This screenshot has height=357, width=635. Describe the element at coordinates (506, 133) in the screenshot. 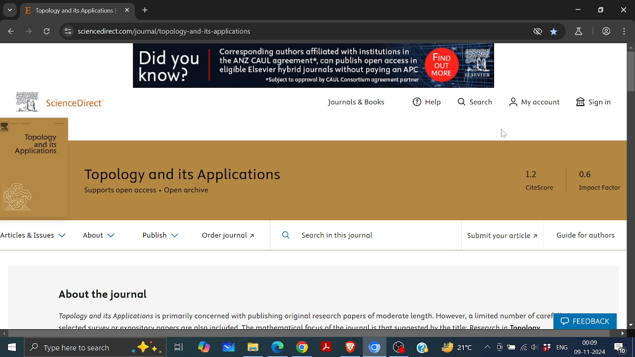

I see `cursor` at that location.